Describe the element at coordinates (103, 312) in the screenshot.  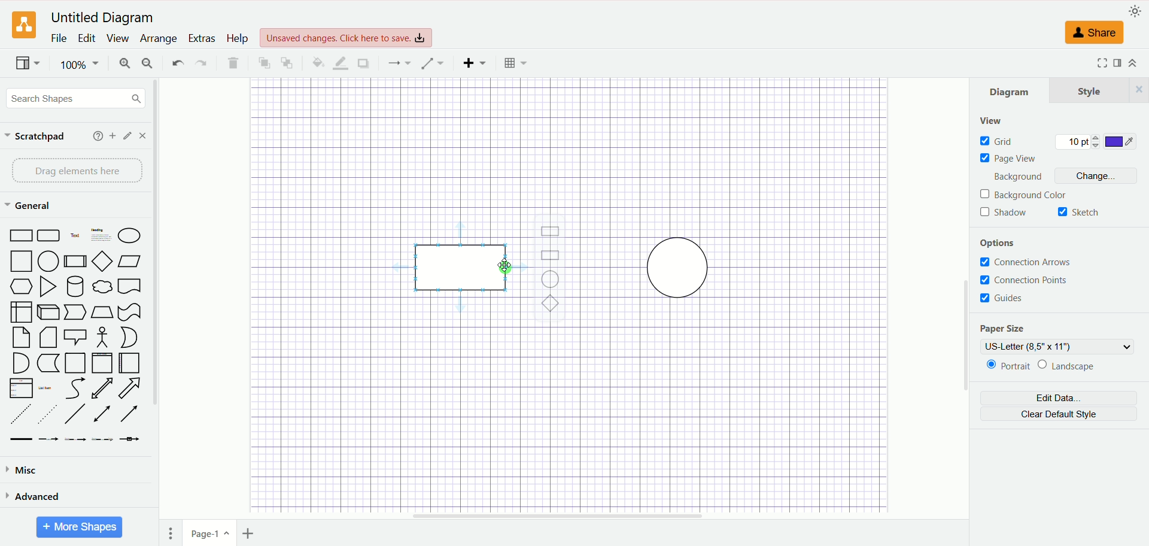
I see `Trapezoid` at that location.